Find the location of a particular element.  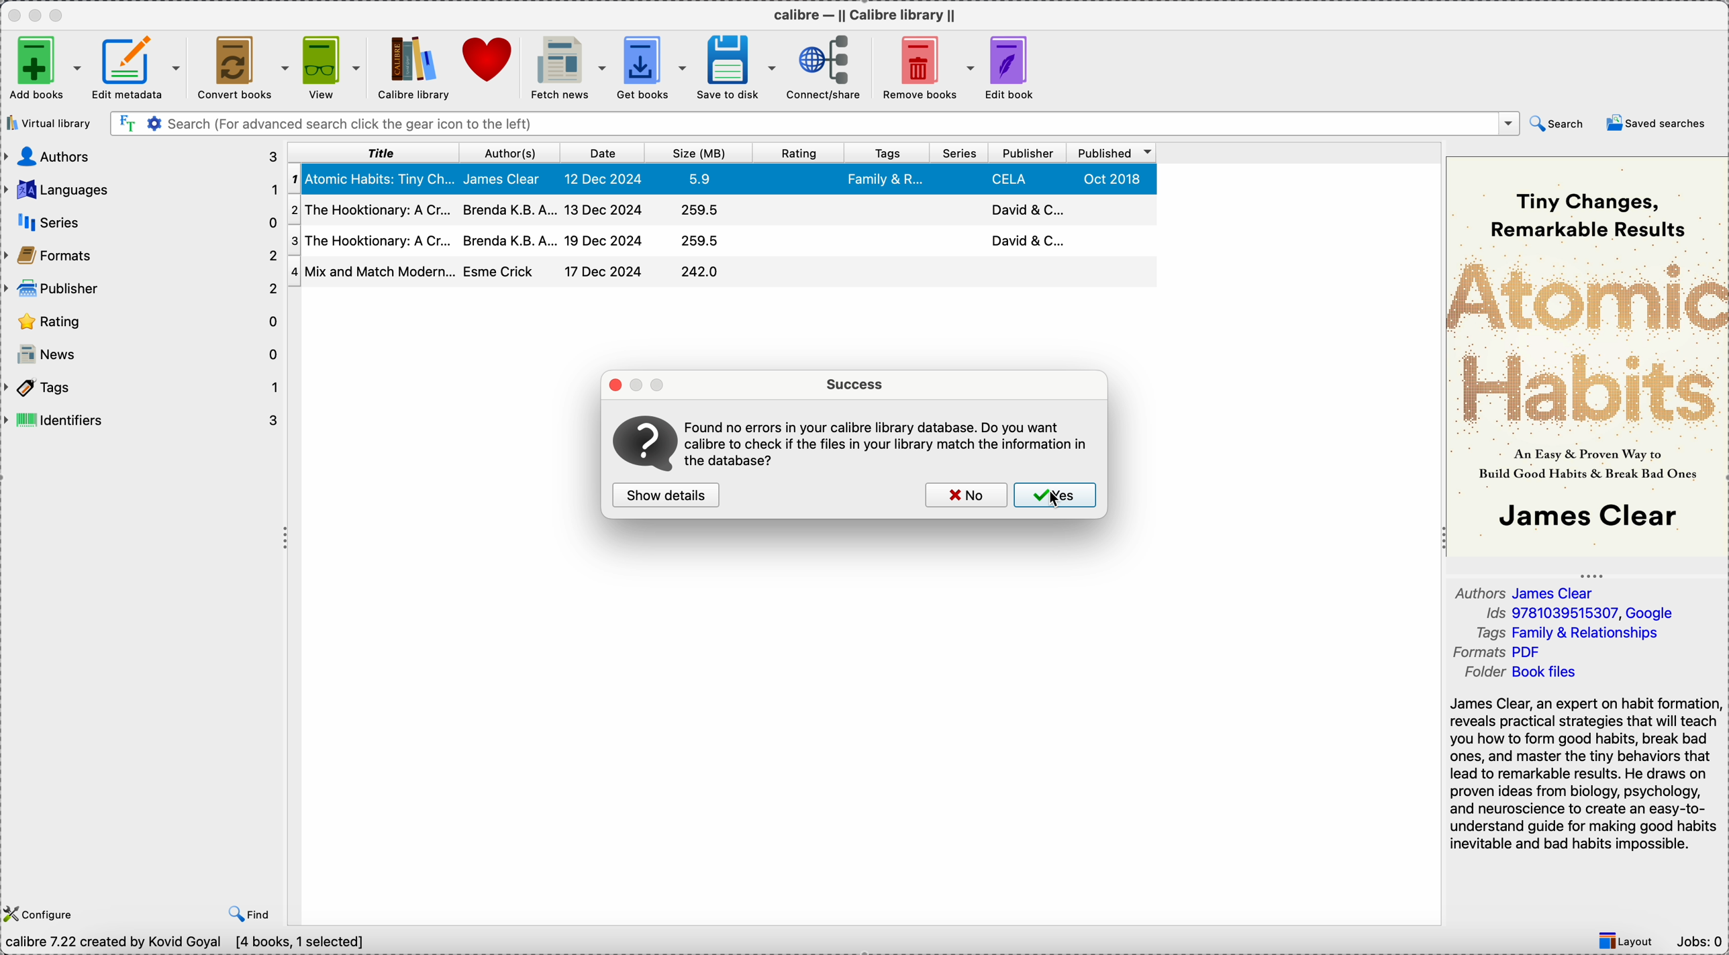

publisher is located at coordinates (142, 287).